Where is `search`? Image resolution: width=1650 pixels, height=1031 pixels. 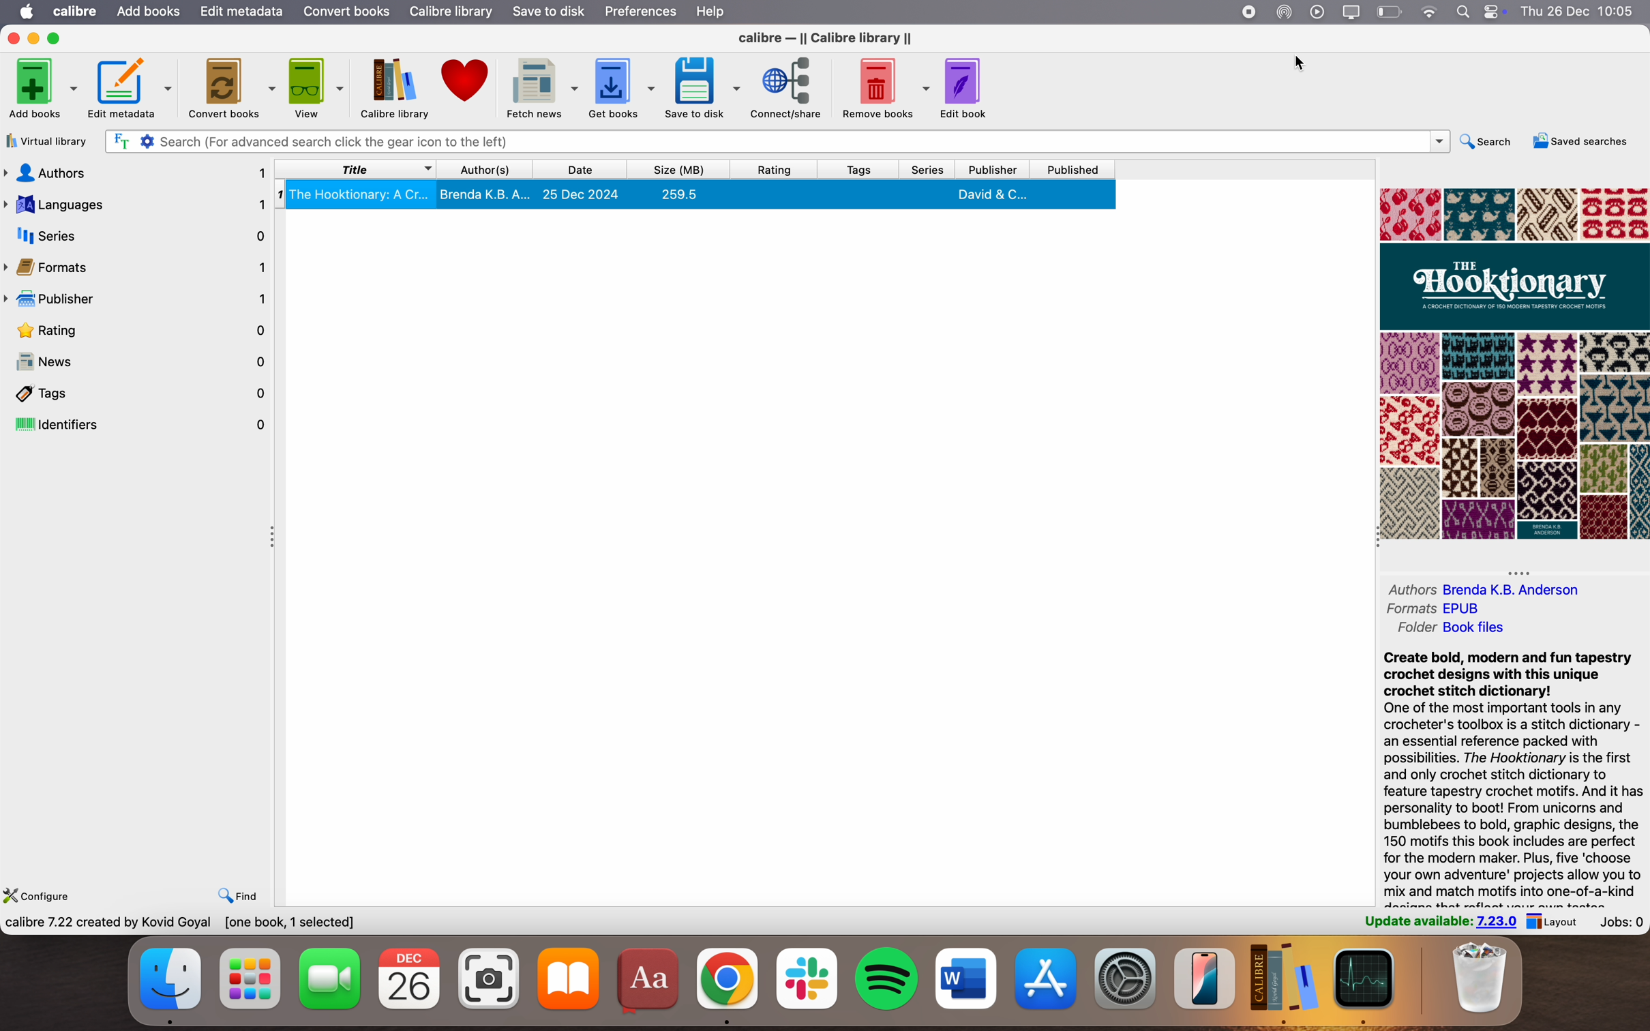
search is located at coordinates (1487, 142).